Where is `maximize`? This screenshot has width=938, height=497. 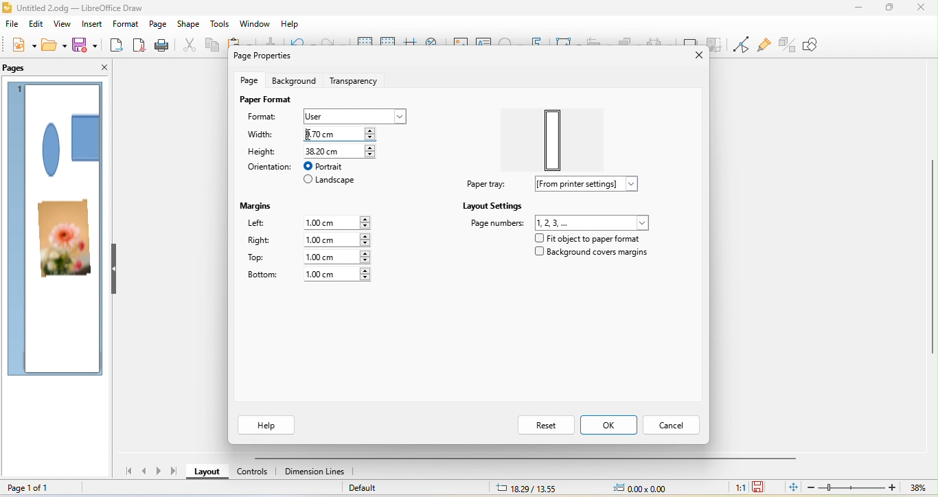
maximize is located at coordinates (889, 11).